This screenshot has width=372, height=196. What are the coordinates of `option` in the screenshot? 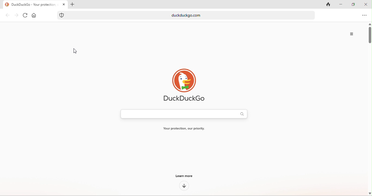 It's located at (352, 34).